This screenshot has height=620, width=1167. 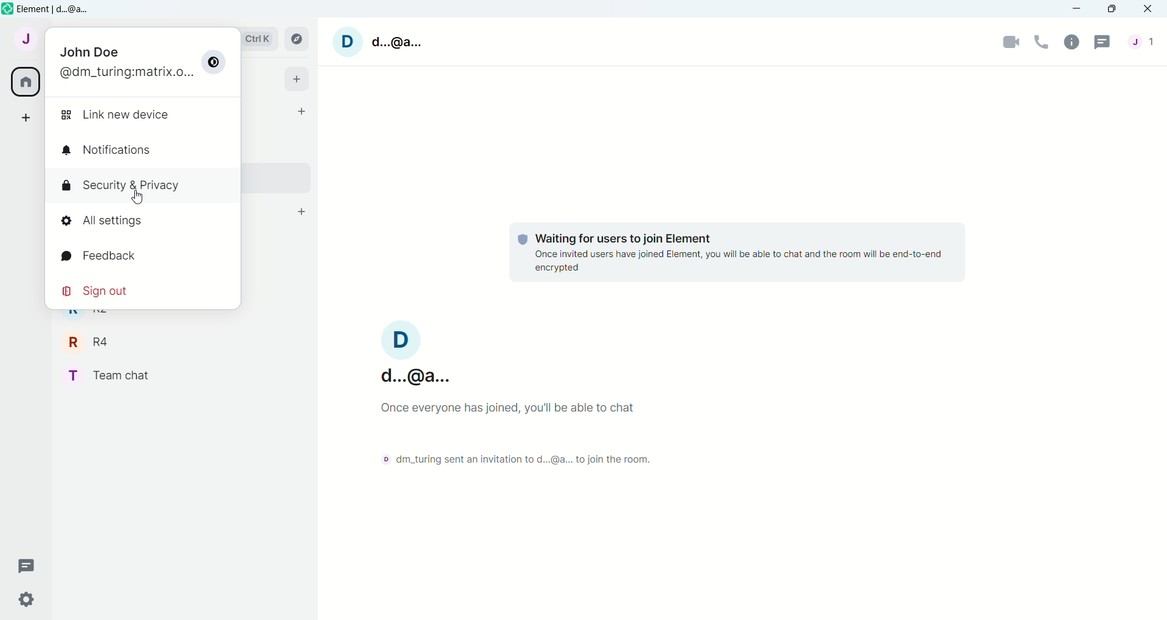 What do you see at coordinates (101, 220) in the screenshot?
I see `All settings` at bounding box center [101, 220].